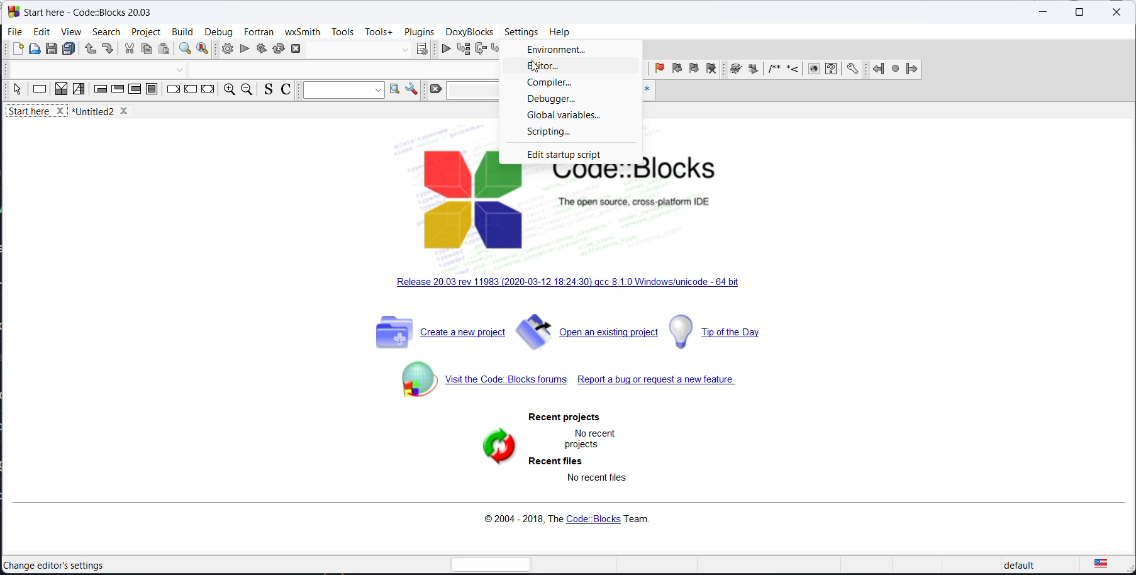 The width and height of the screenshot is (1136, 575). I want to click on recent projects, so click(567, 417).